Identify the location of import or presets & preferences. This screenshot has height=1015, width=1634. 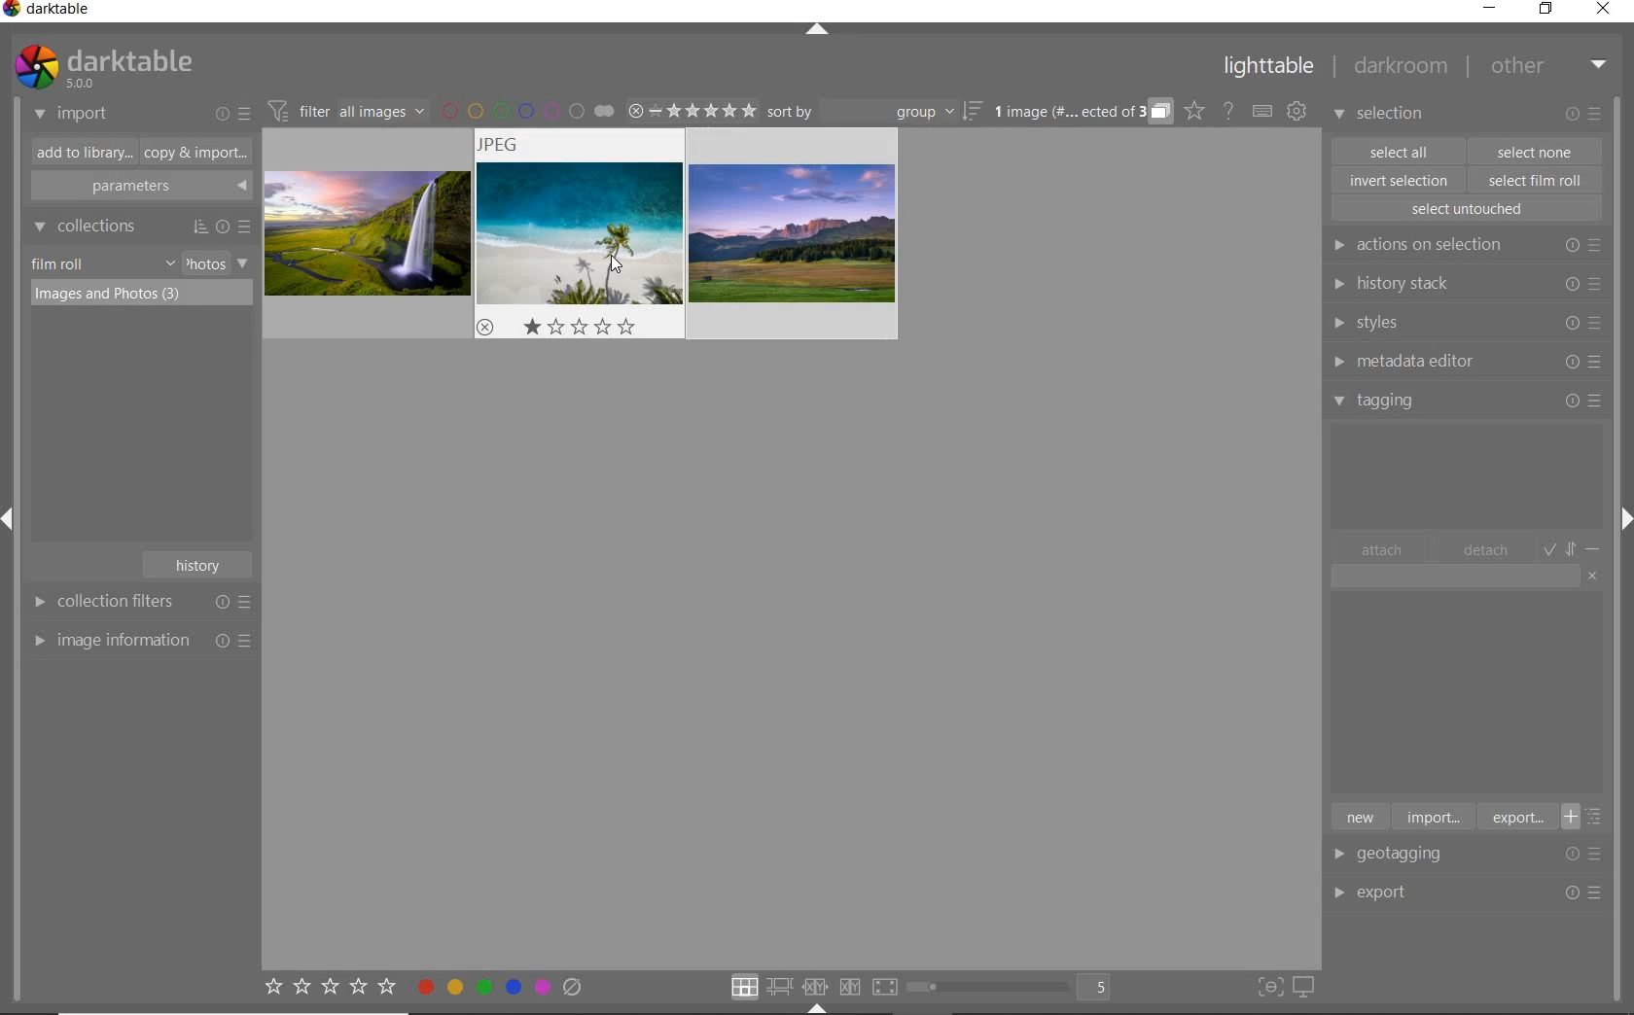
(232, 113).